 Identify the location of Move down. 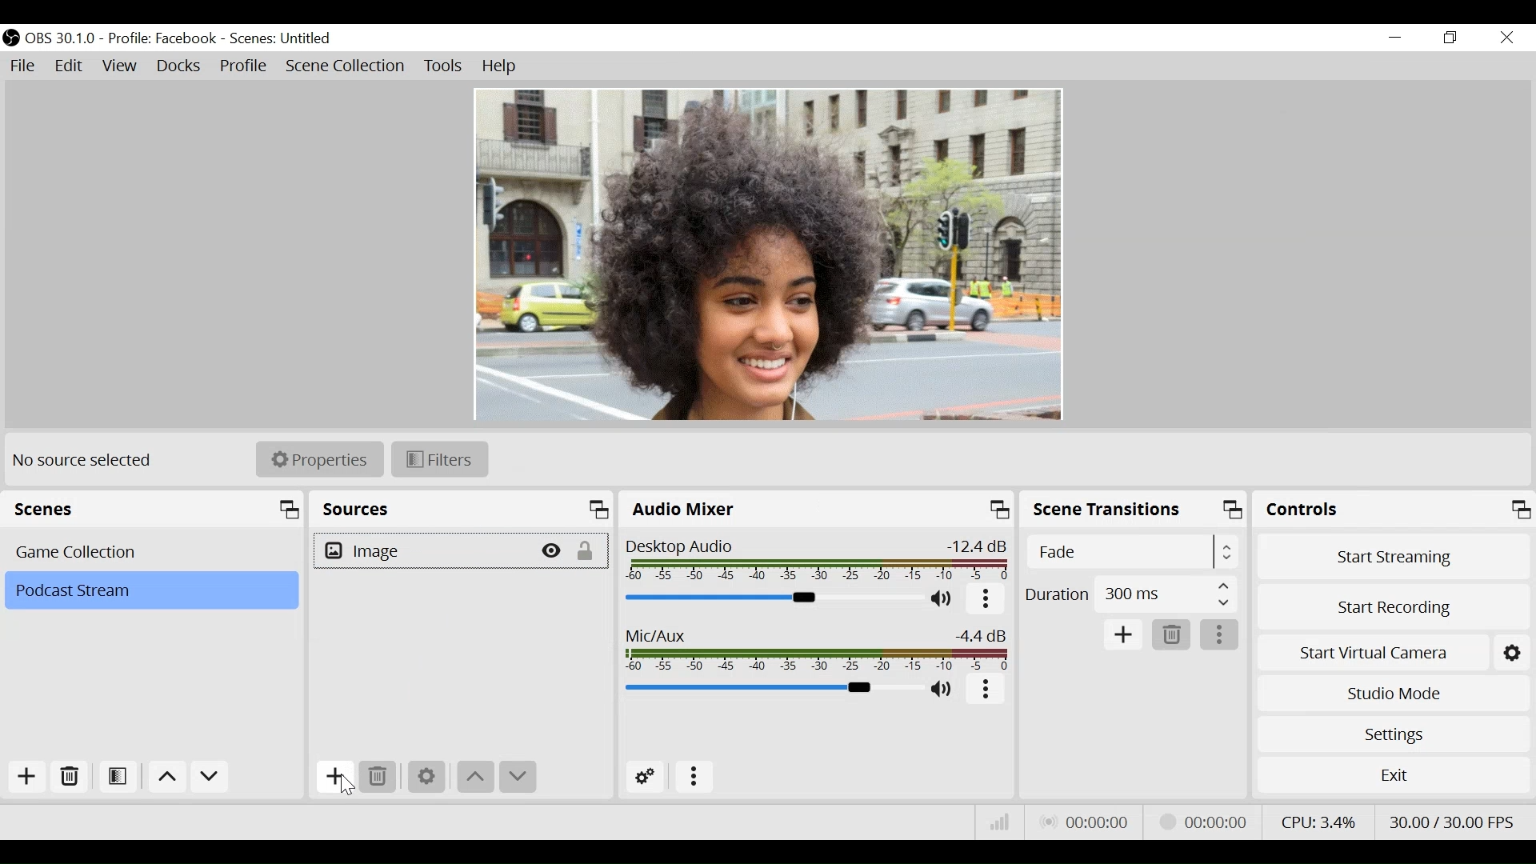
(517, 778).